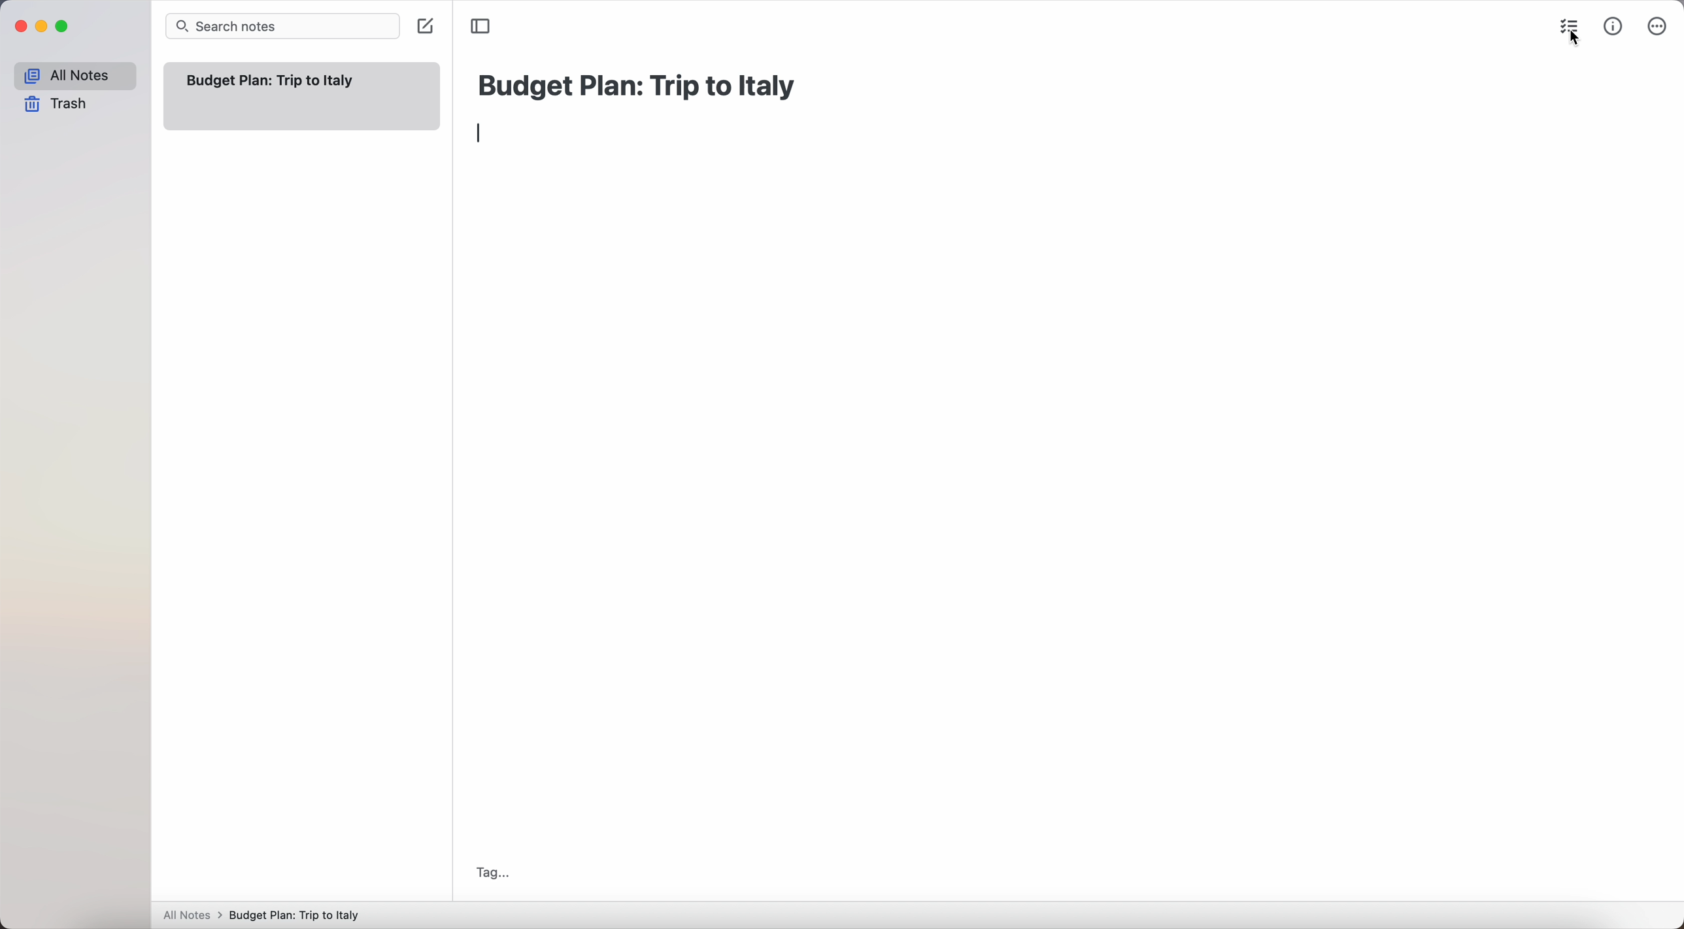  Describe the element at coordinates (267, 915) in the screenshot. I see `All notes > Budget Plan: Trip to Italy` at that location.